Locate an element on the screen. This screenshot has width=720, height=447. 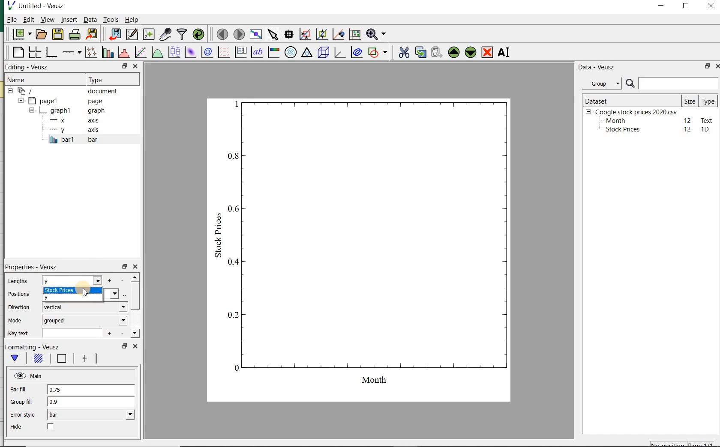
image color bar is located at coordinates (273, 52).